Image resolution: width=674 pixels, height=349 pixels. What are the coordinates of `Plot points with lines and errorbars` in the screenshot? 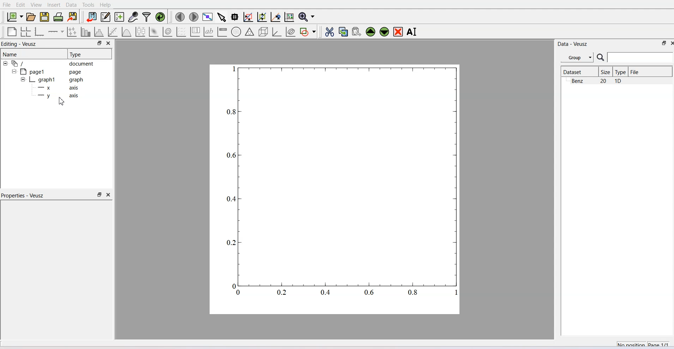 It's located at (72, 32).